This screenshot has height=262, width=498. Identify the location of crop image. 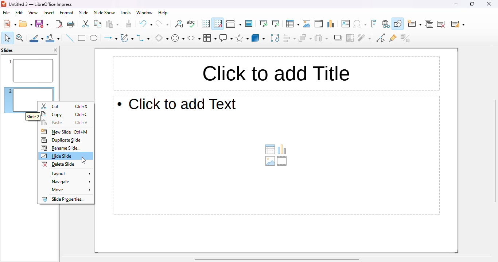
(350, 38).